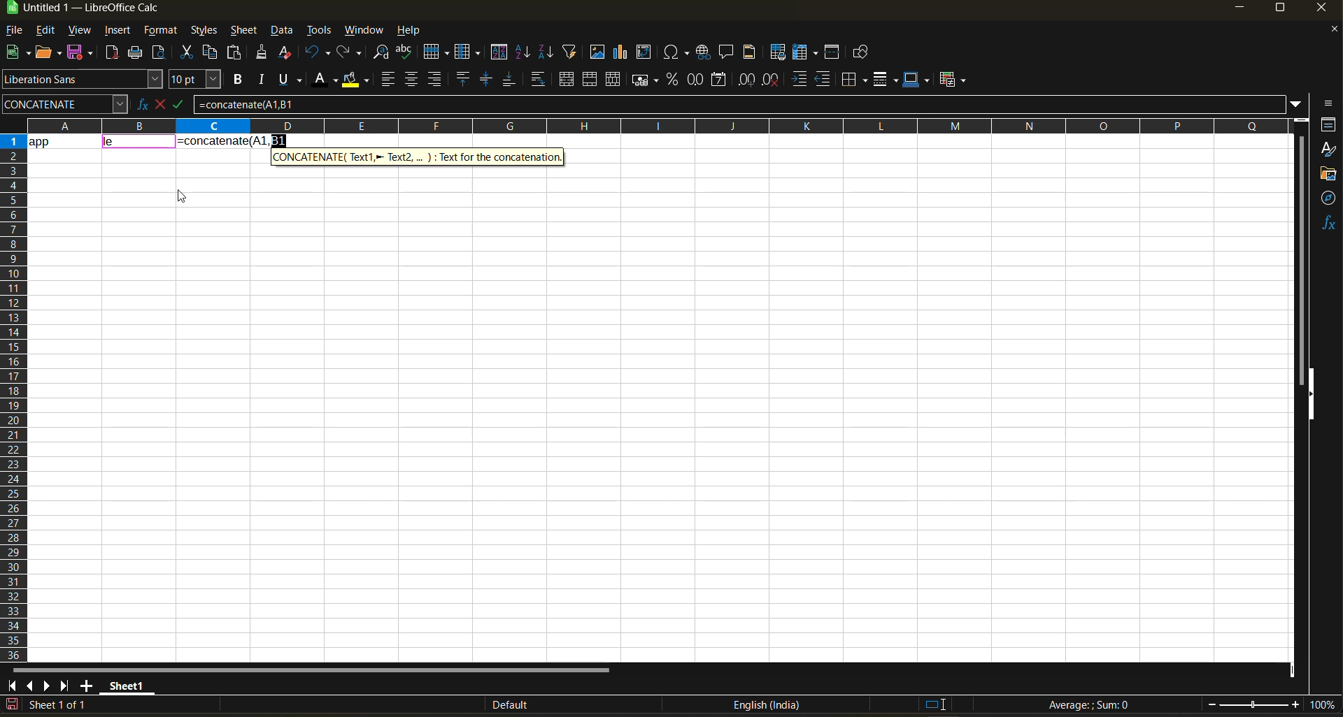  What do you see at coordinates (1329, 198) in the screenshot?
I see `navigator` at bounding box center [1329, 198].